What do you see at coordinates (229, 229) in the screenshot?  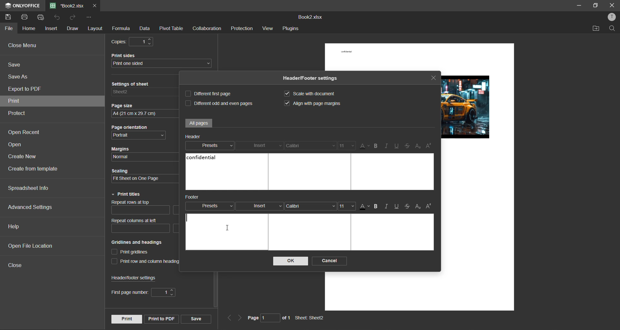 I see `cursor` at bounding box center [229, 229].